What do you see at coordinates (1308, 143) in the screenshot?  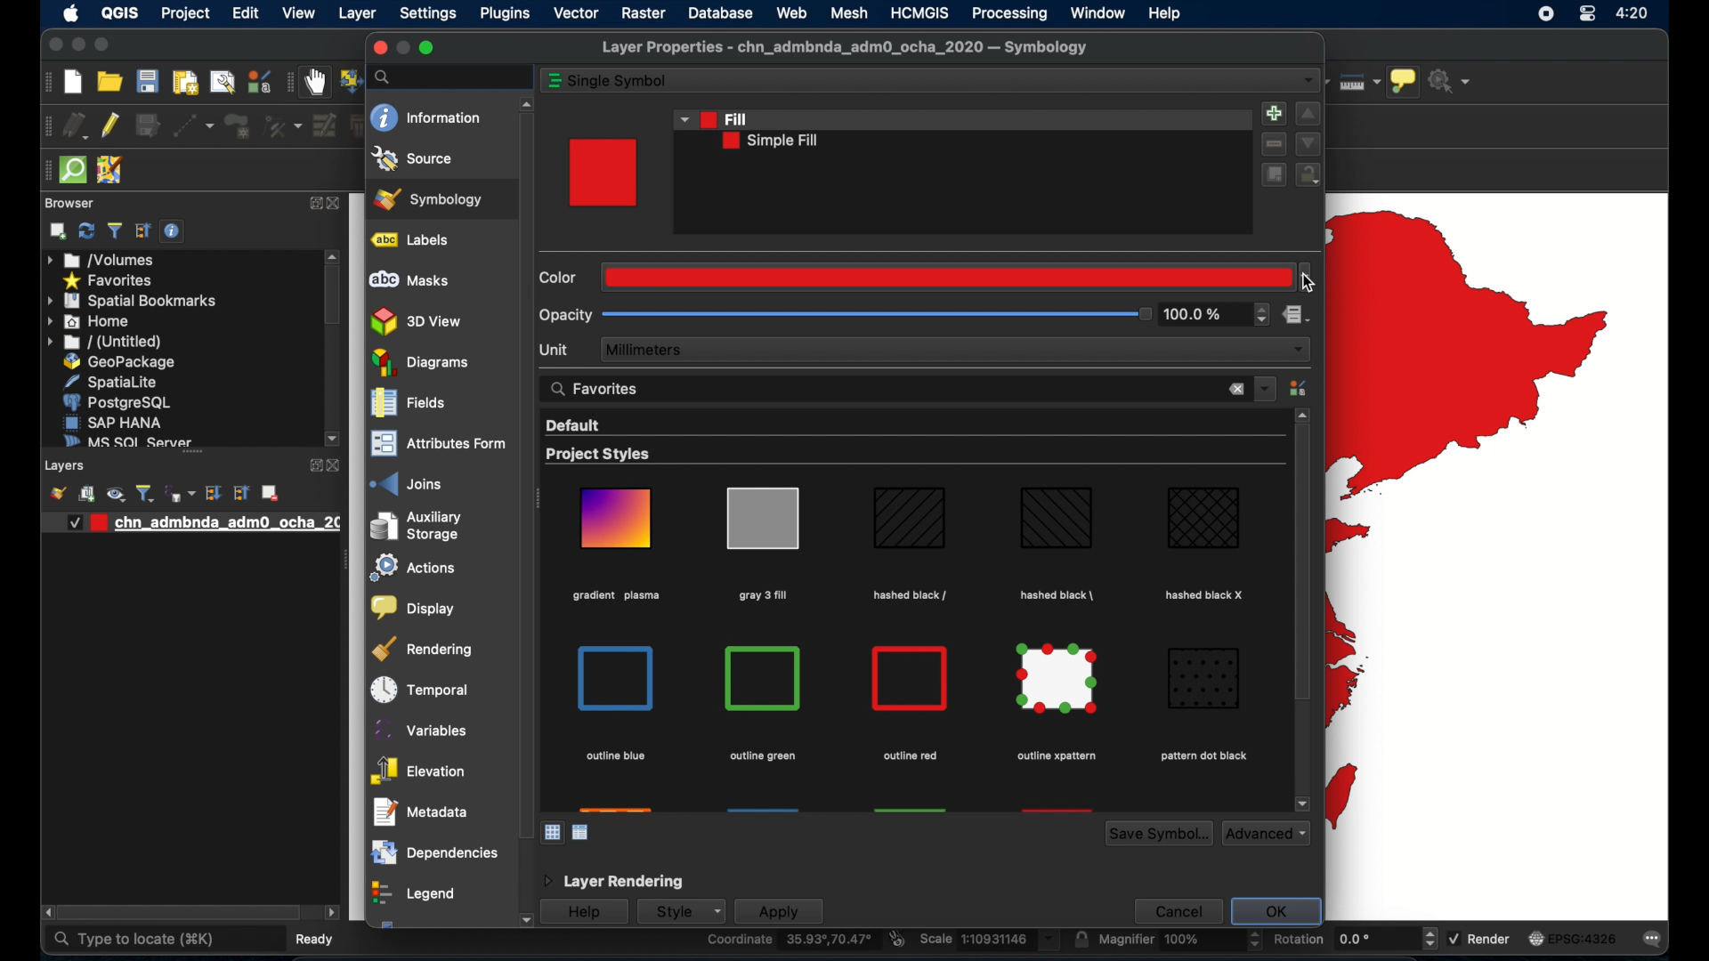 I see `move down` at bounding box center [1308, 143].